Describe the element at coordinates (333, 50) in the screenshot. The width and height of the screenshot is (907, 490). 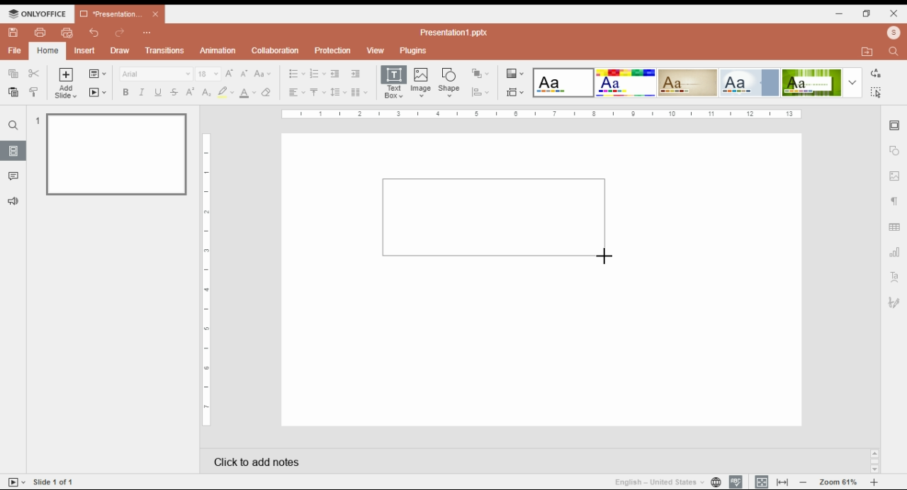
I see `protection` at that location.